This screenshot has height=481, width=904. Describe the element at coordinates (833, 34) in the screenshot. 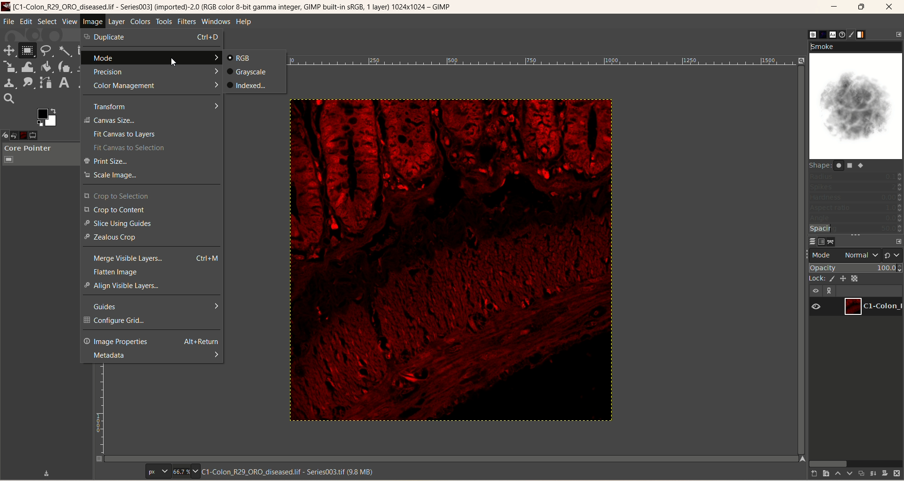

I see `font` at that location.